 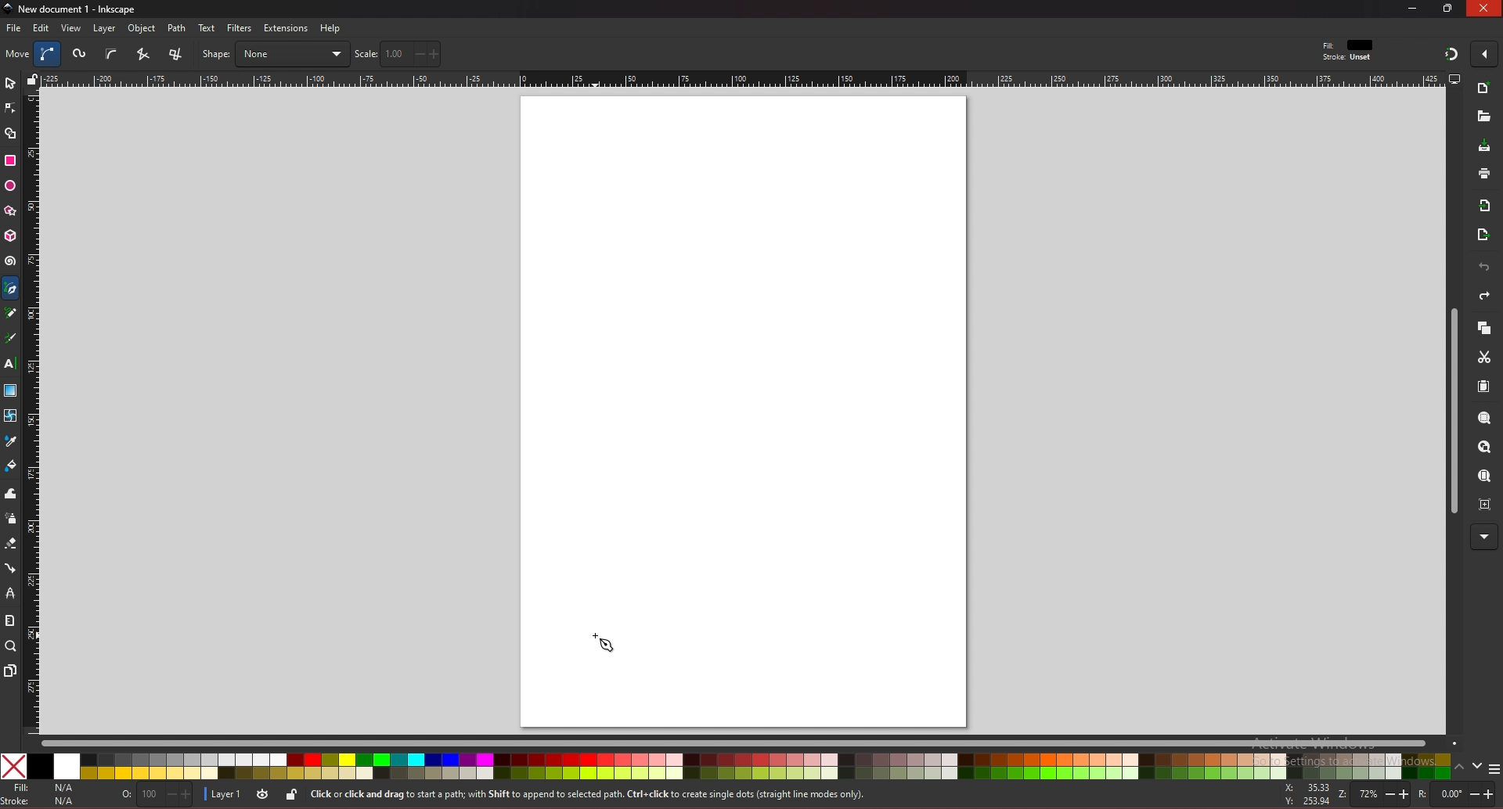 What do you see at coordinates (41, 801) in the screenshot?
I see `stroke` at bounding box center [41, 801].